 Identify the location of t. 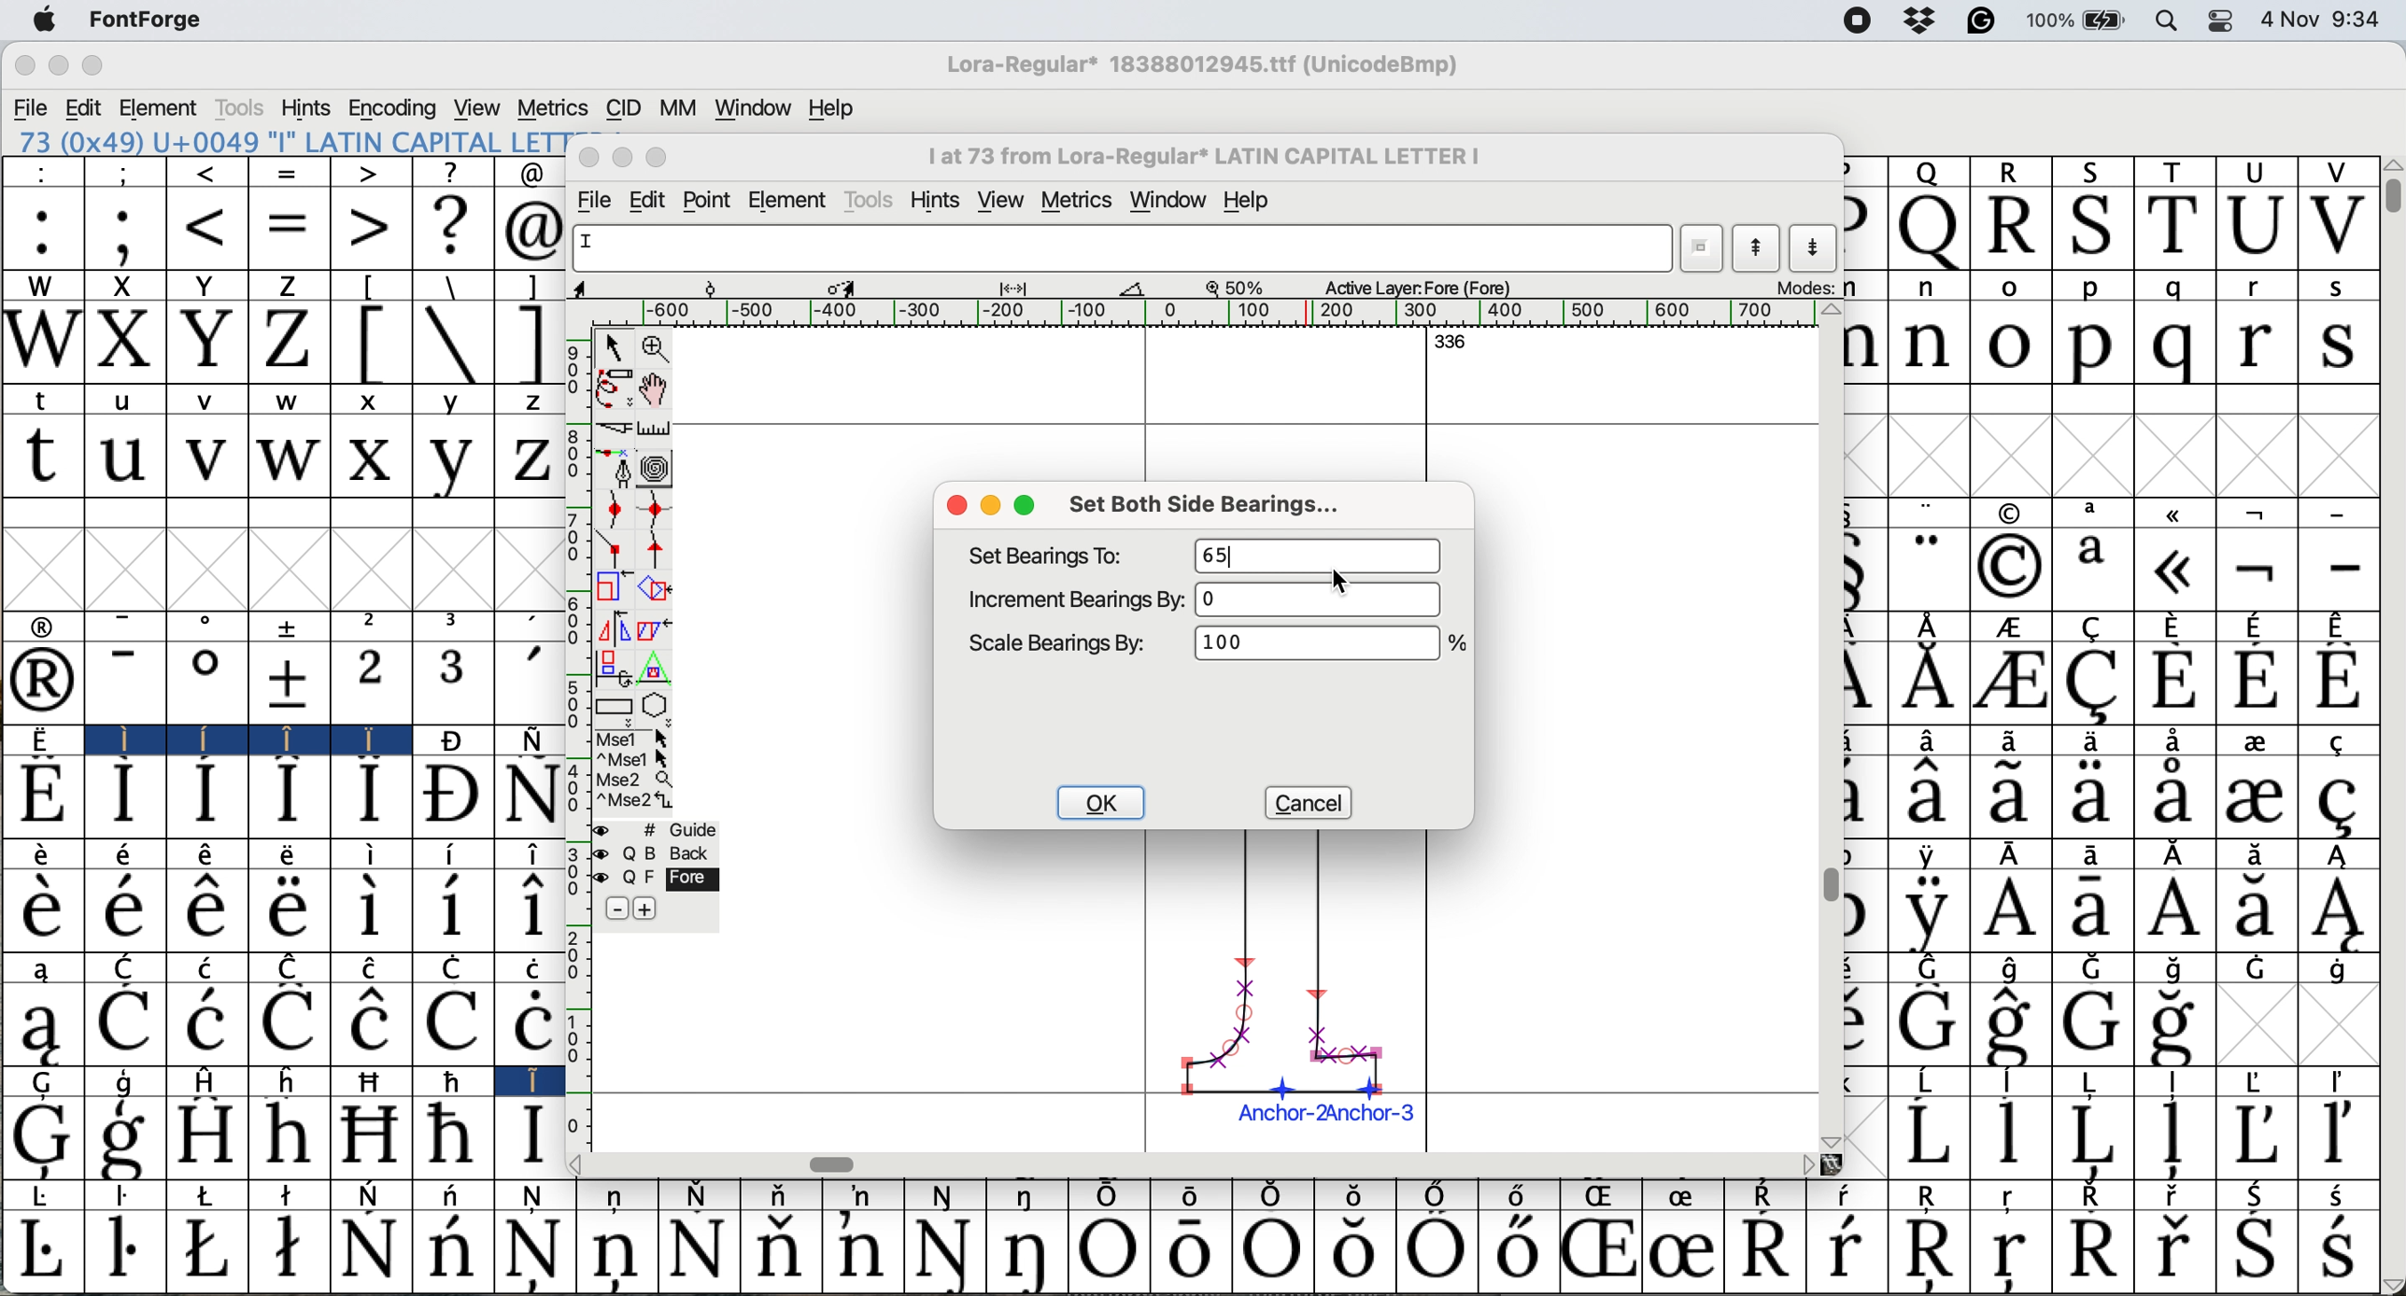
(40, 458).